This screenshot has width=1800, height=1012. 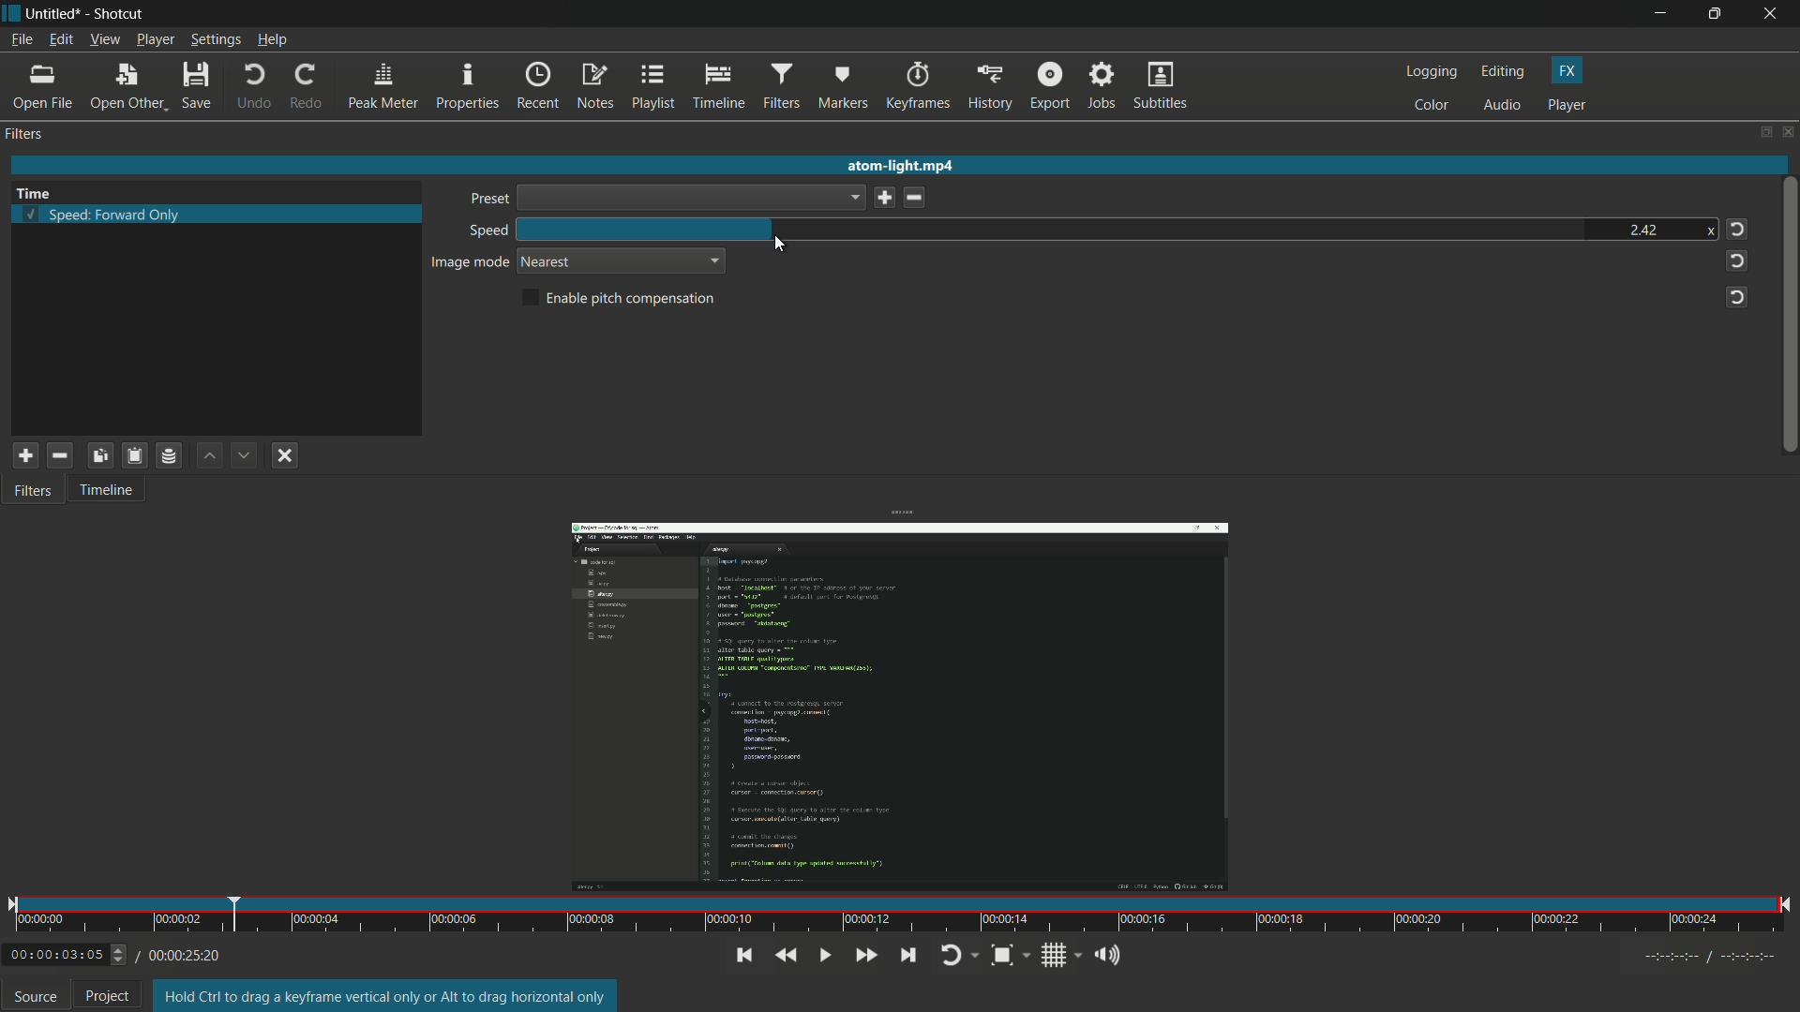 I want to click on delete, so click(x=918, y=198).